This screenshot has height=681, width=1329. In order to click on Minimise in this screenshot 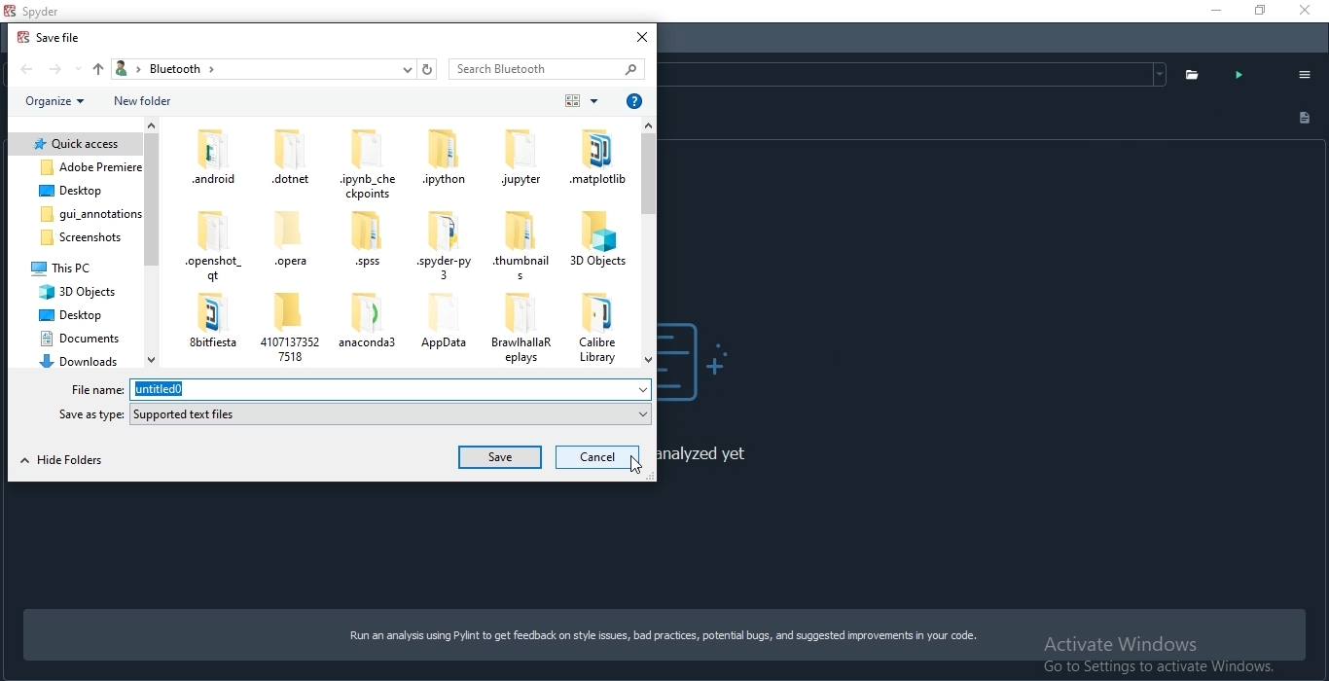, I will do `click(1208, 12)`.